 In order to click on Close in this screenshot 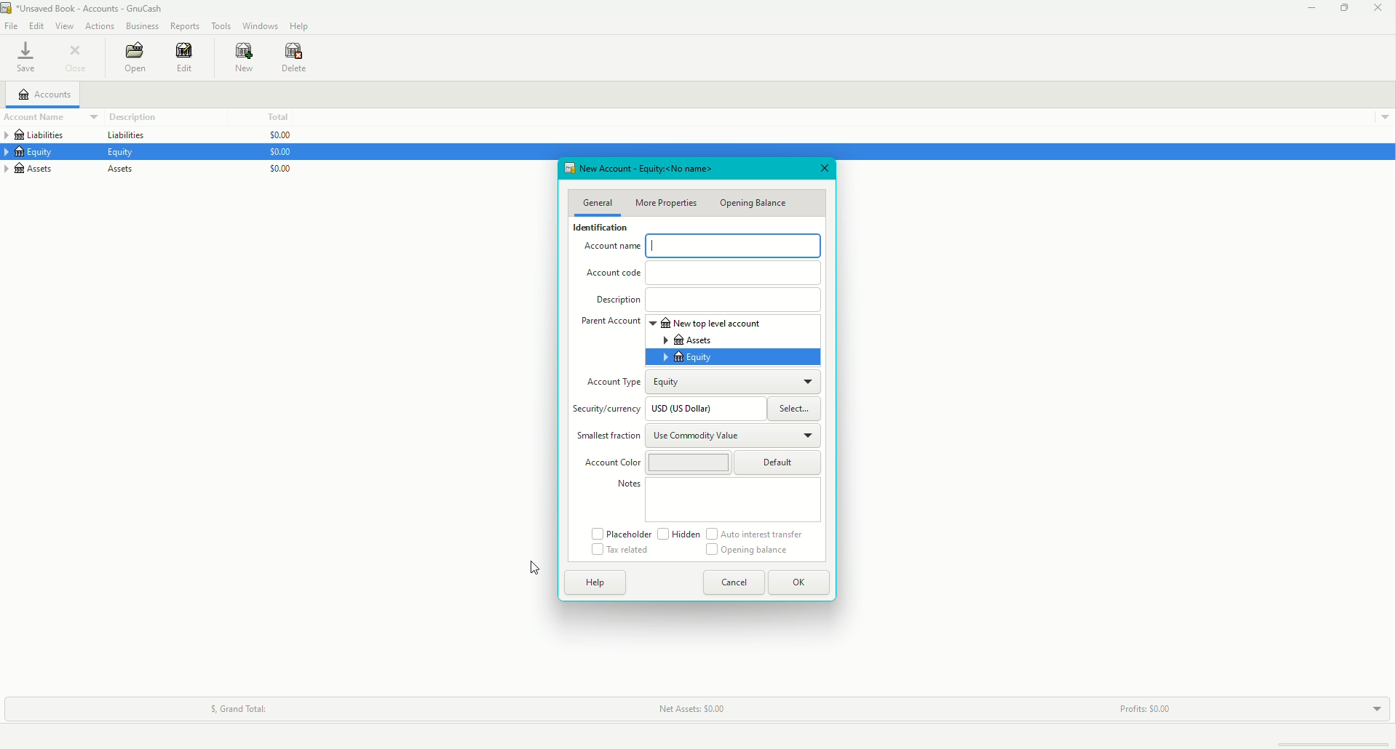, I will do `click(1379, 9)`.